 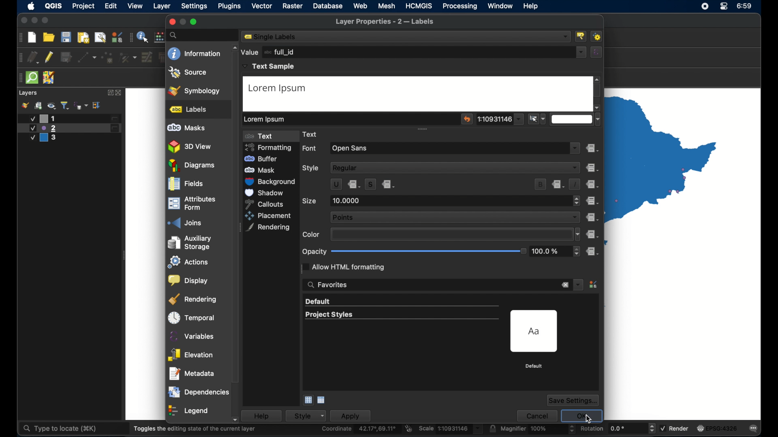 What do you see at coordinates (147, 57) in the screenshot?
I see `modify attributes` at bounding box center [147, 57].